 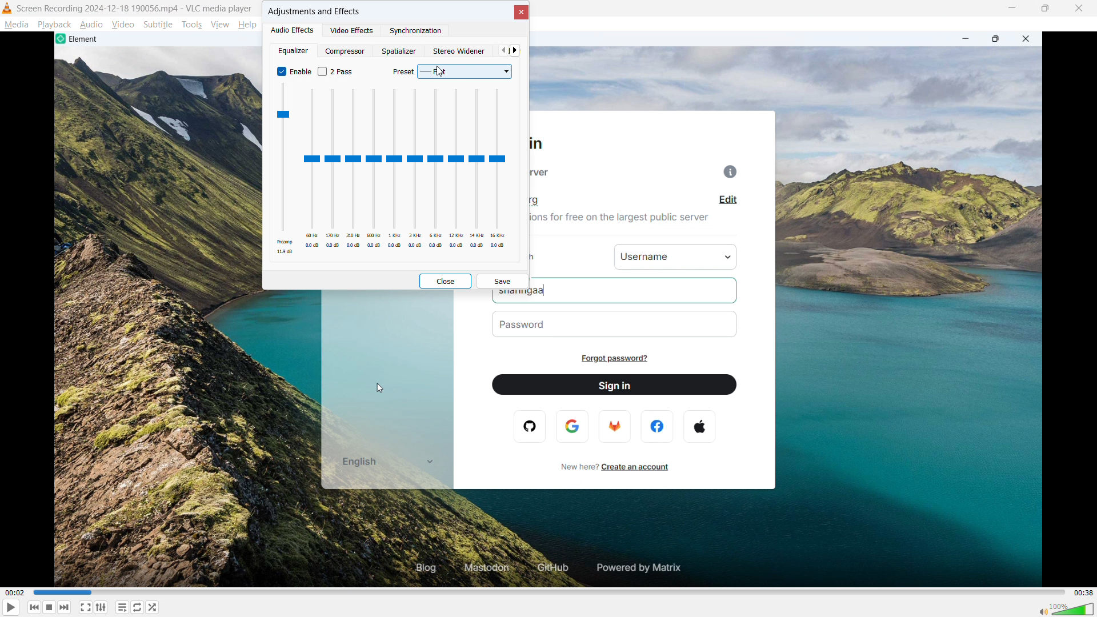 What do you see at coordinates (102, 608) in the screenshot?
I see `Show advanced settings ` at bounding box center [102, 608].